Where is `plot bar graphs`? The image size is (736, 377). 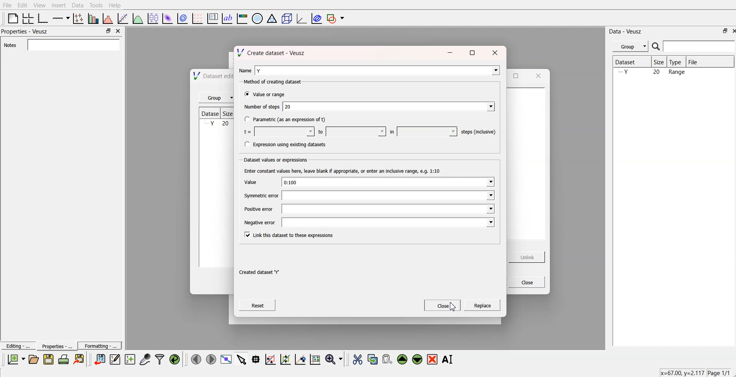
plot bar graphs is located at coordinates (94, 18).